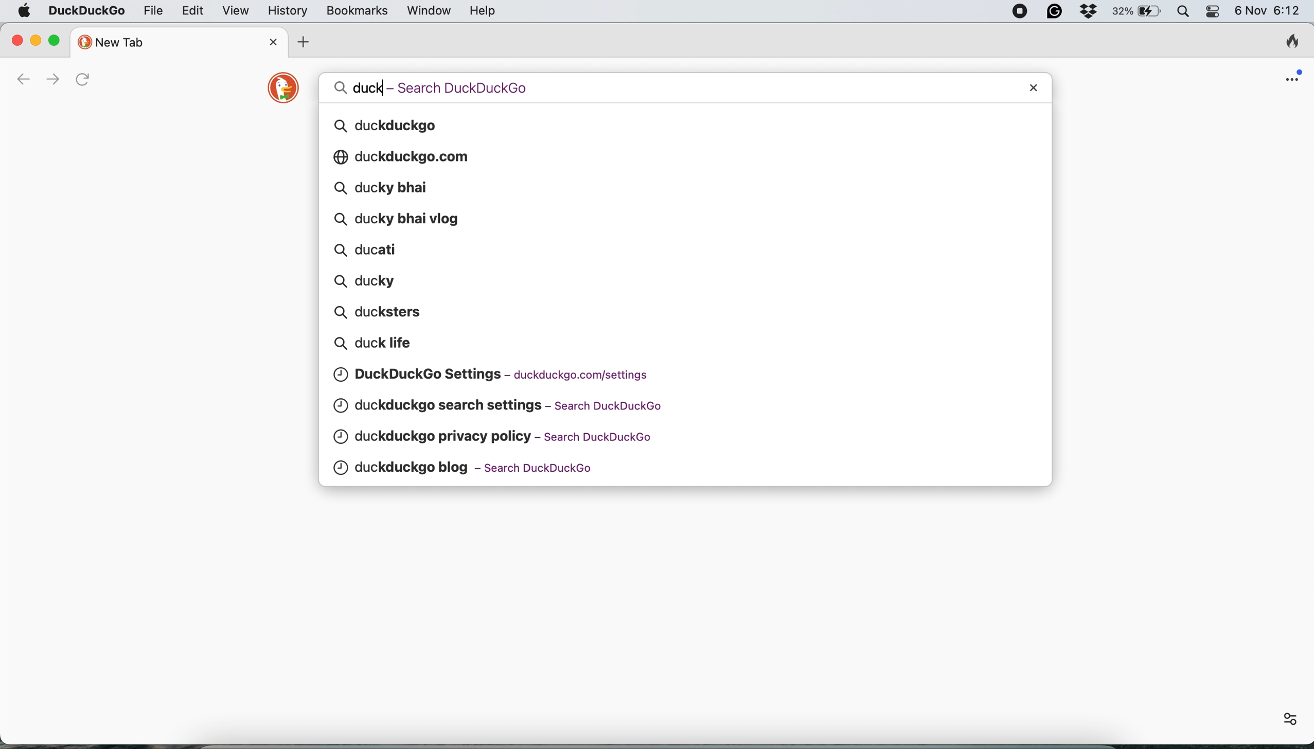 This screenshot has width=1314, height=749. What do you see at coordinates (447, 86) in the screenshot?
I see `duck — Search DuckDuckGo` at bounding box center [447, 86].